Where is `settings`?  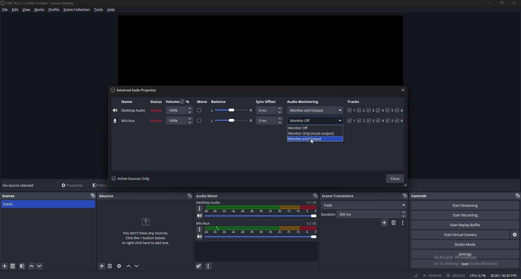
settings is located at coordinates (465, 254).